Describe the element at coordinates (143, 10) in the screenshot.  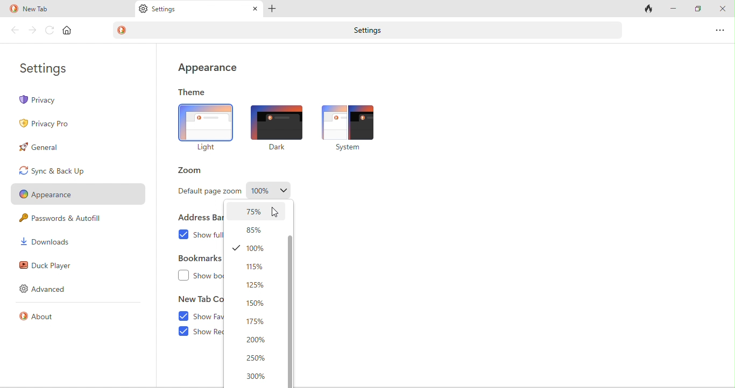
I see `settings logo` at that location.